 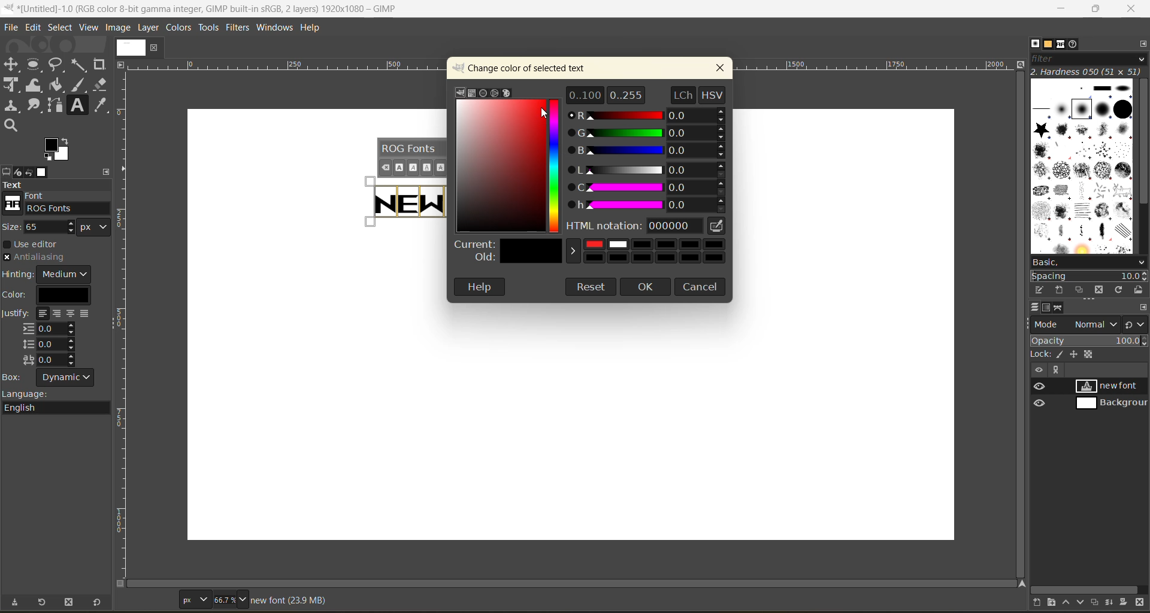 What do you see at coordinates (1085, 590) in the screenshot?
I see `horizontal scroll bar` at bounding box center [1085, 590].